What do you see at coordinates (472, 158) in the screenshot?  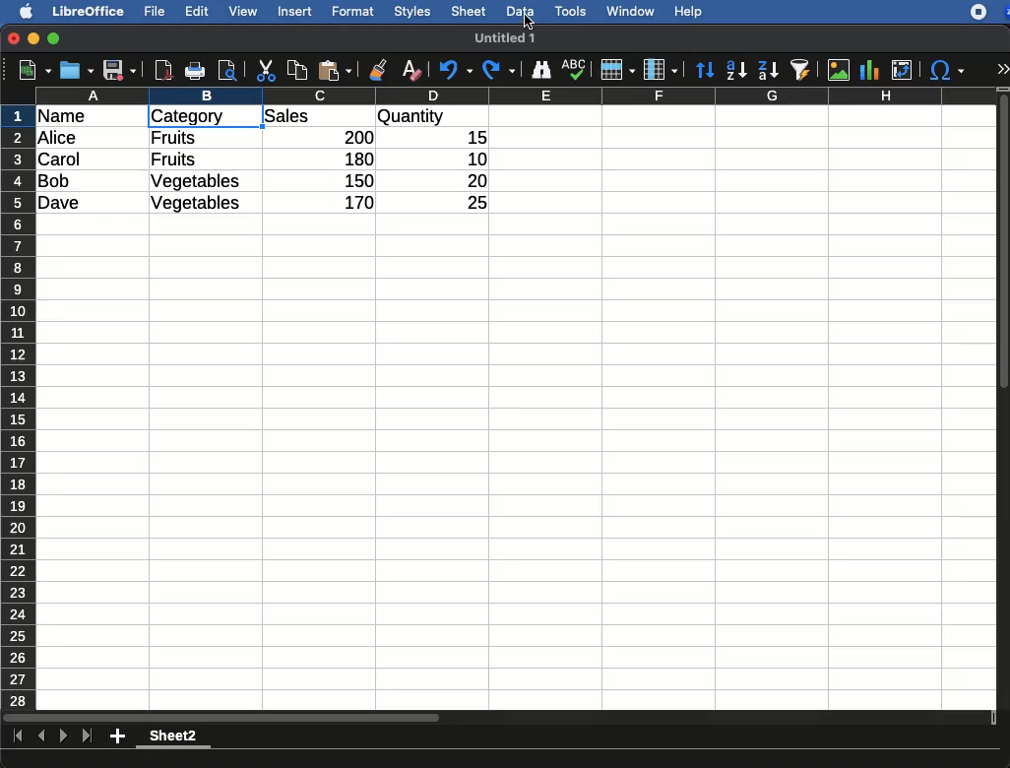 I see `10` at bounding box center [472, 158].